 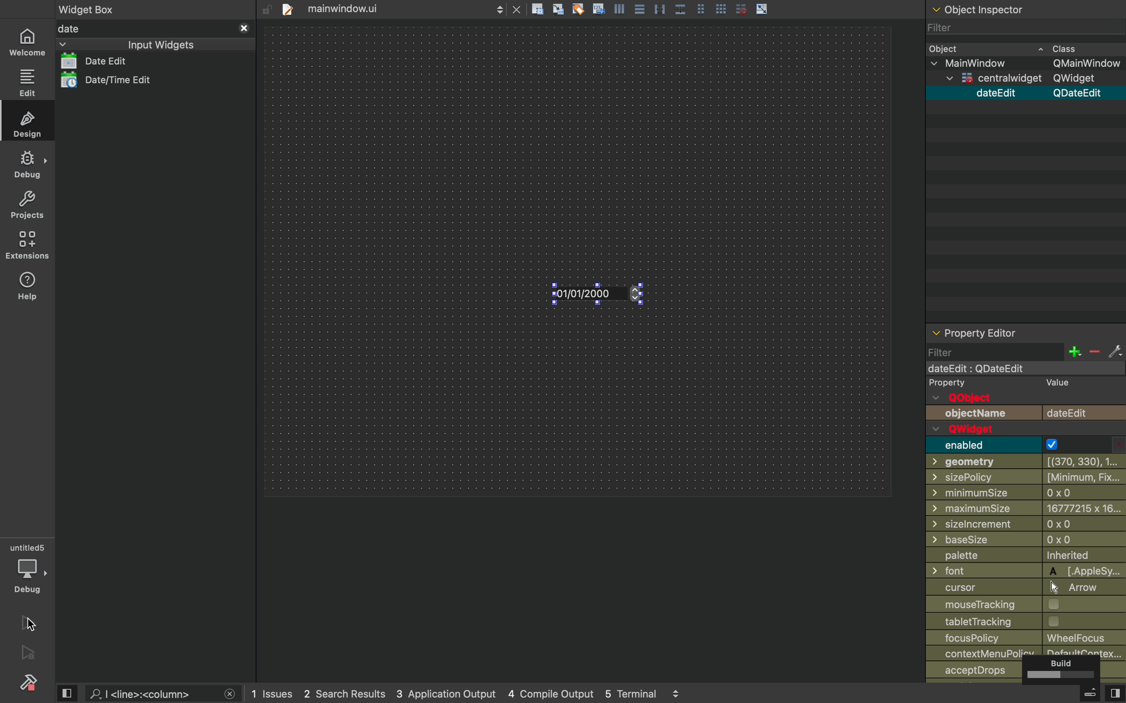 What do you see at coordinates (1025, 414) in the screenshot?
I see `object name` at bounding box center [1025, 414].